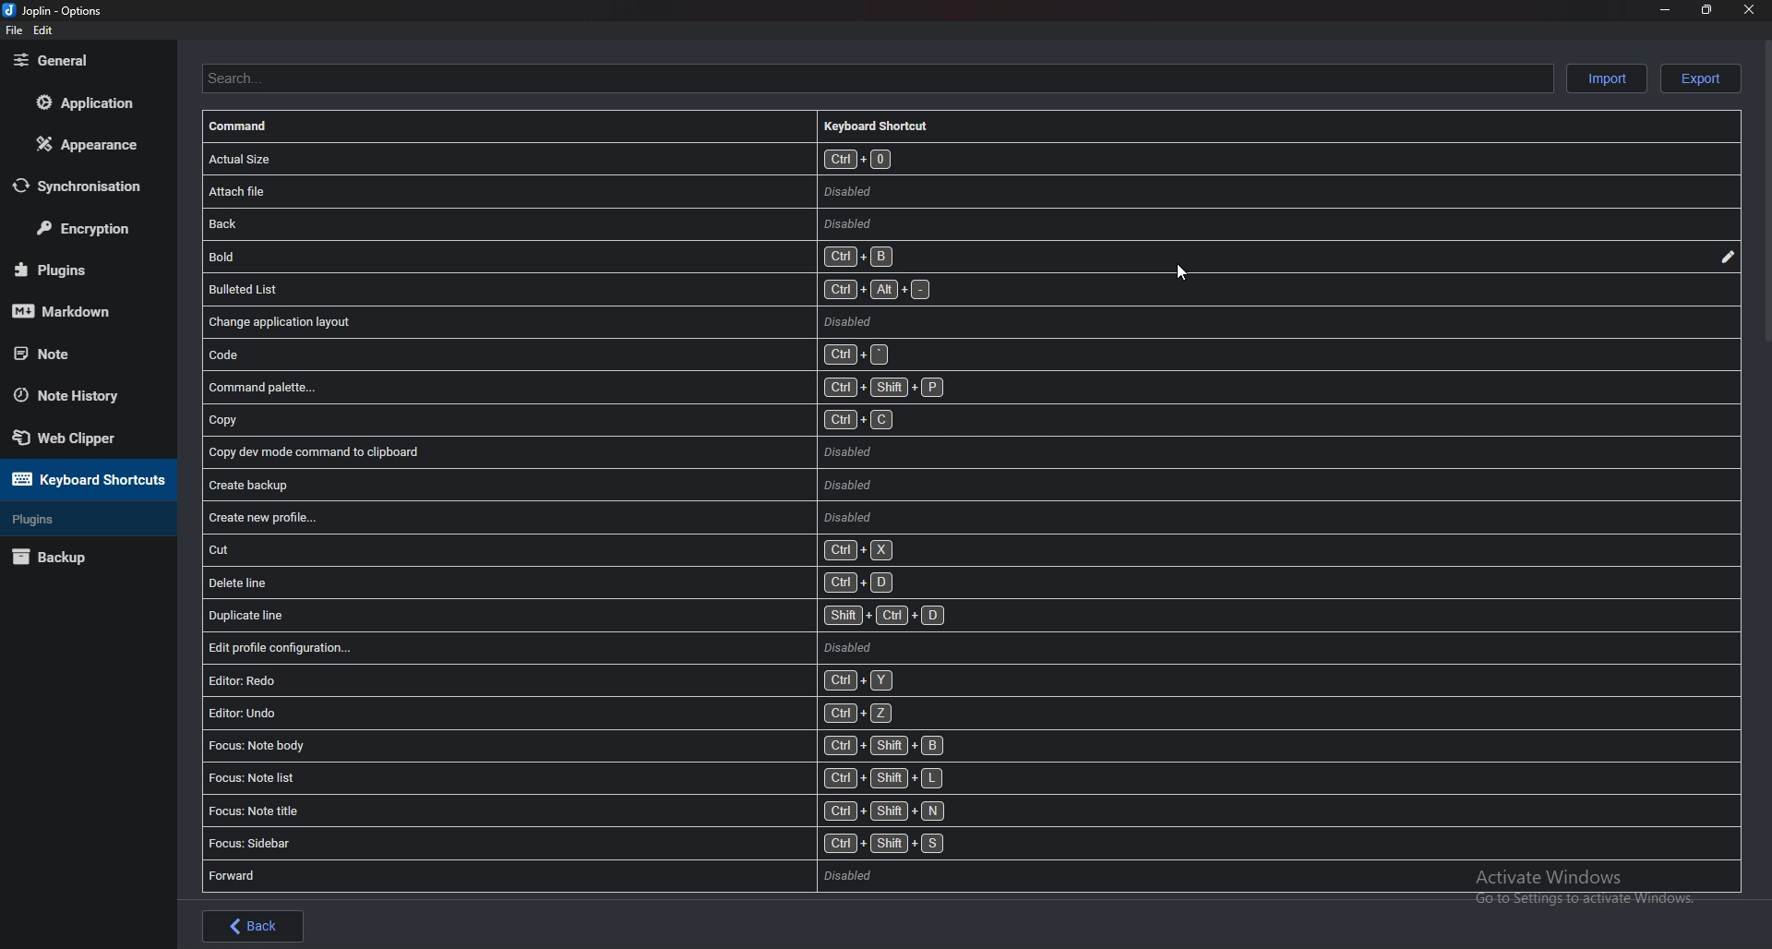 The image size is (1772, 949). Describe the element at coordinates (1702, 78) in the screenshot. I see `Export` at that location.